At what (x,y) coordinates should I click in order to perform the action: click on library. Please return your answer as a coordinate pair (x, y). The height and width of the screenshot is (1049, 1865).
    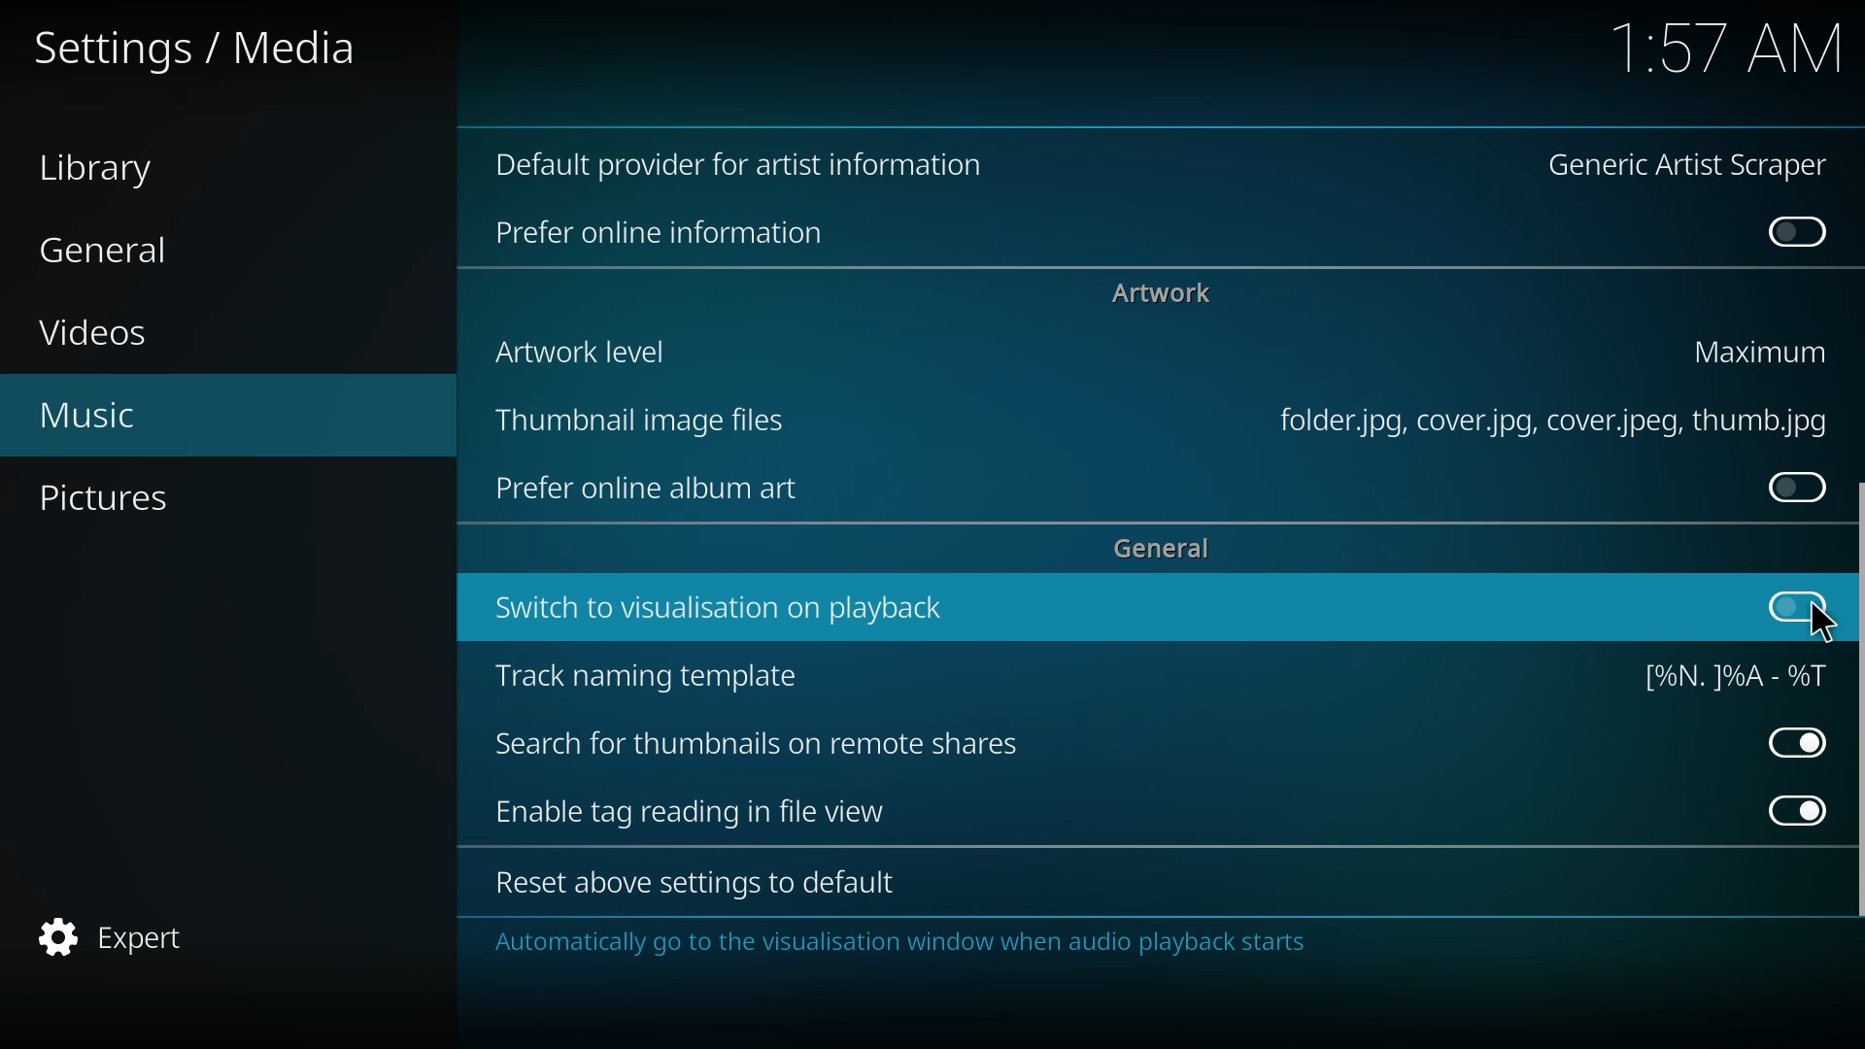
    Looking at the image, I should click on (109, 171).